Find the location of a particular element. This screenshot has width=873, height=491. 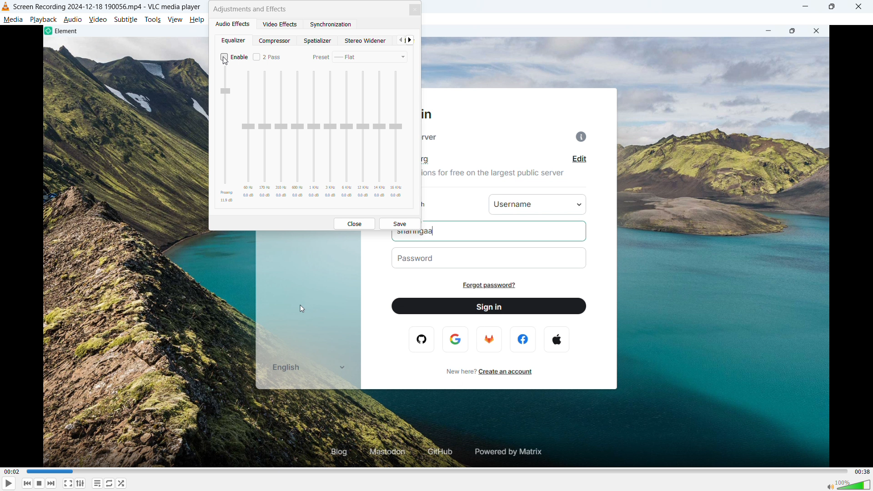

Previous tab  is located at coordinates (400, 40).